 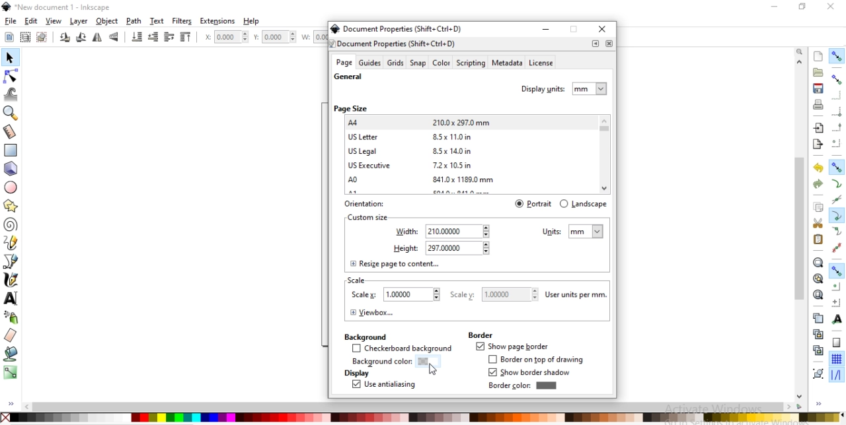 I want to click on license, so click(x=542, y=64).